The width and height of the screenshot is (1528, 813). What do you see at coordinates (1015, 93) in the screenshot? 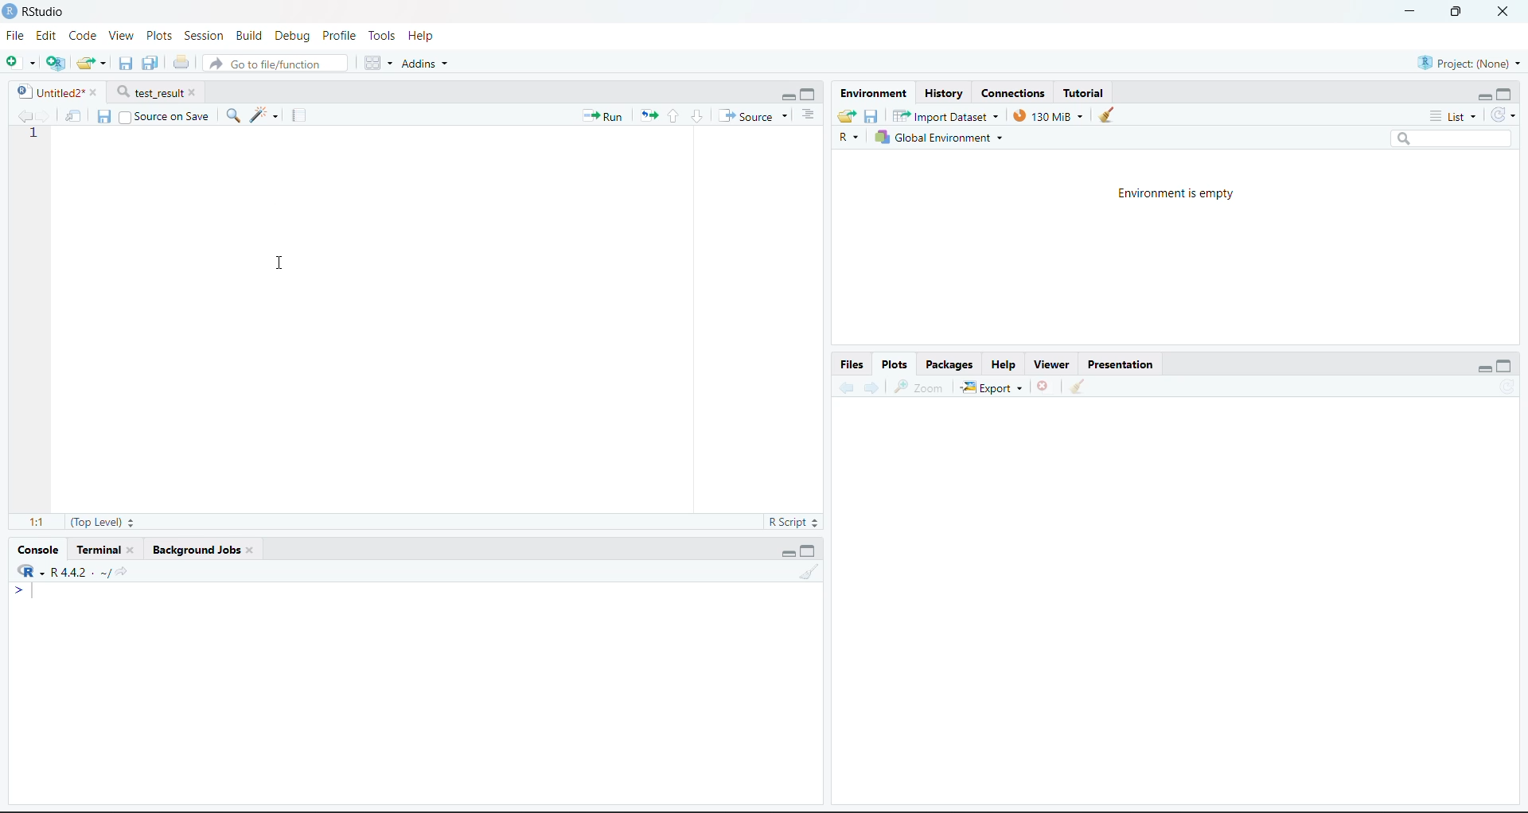
I see `Connections` at bounding box center [1015, 93].